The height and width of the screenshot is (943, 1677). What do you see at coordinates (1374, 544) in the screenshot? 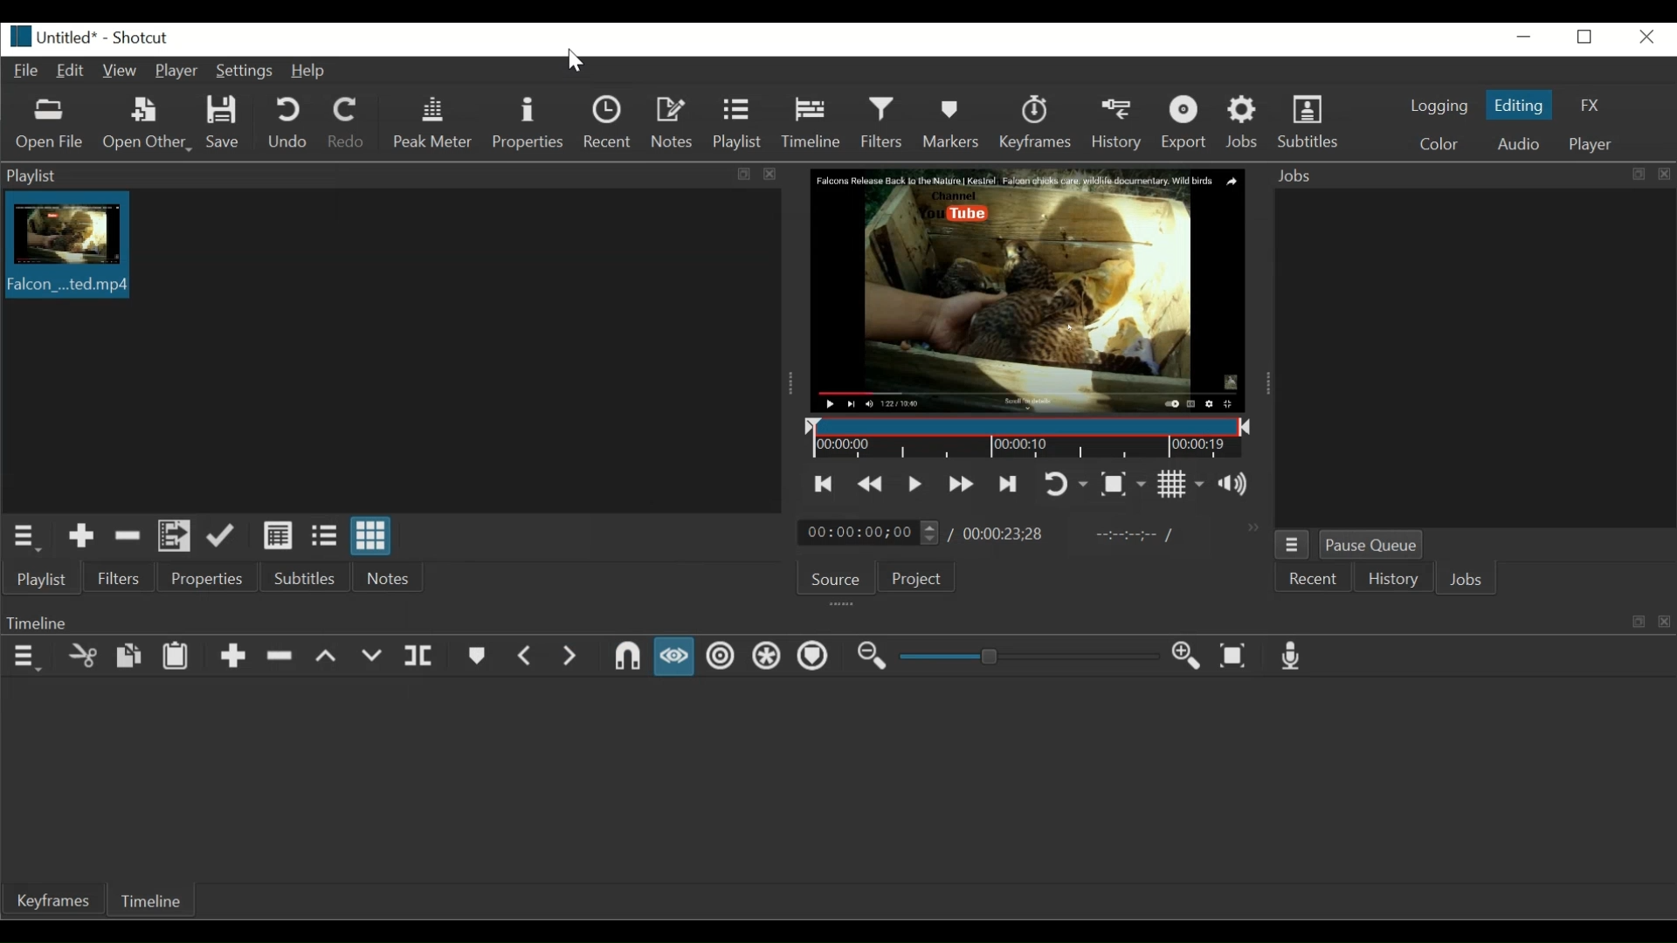
I see `Pause Queue` at bounding box center [1374, 544].